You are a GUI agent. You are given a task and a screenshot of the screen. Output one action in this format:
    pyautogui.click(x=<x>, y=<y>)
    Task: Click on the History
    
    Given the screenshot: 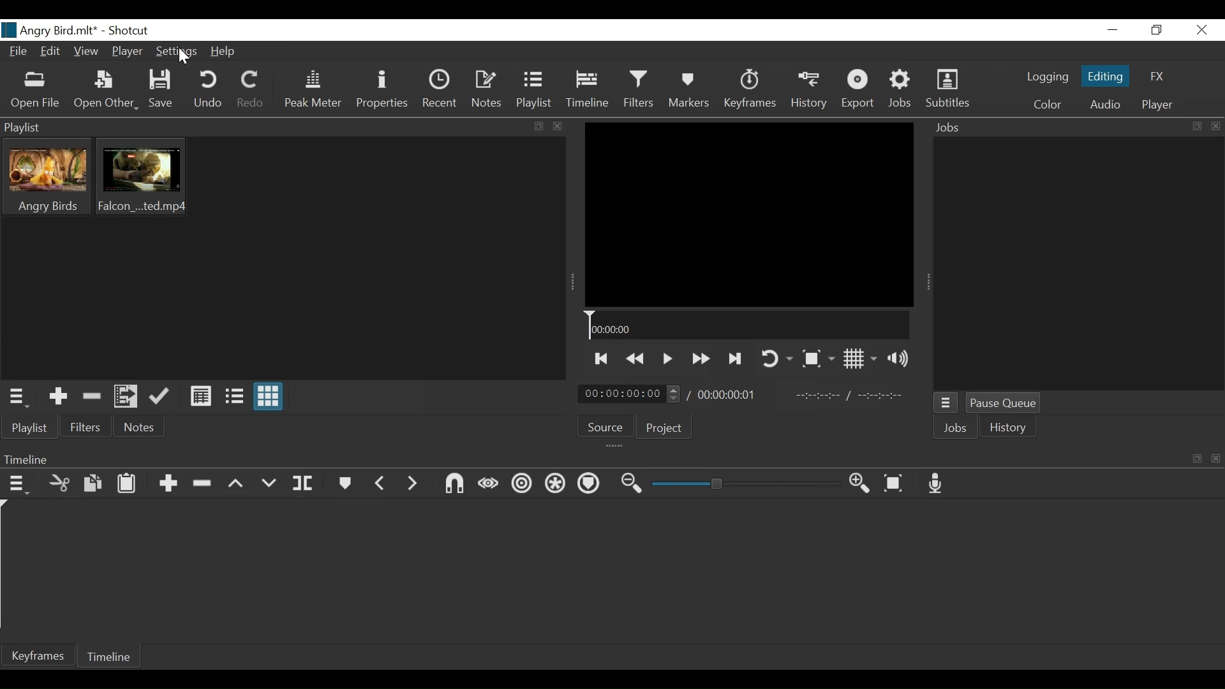 What is the action you would take?
    pyautogui.click(x=807, y=91)
    